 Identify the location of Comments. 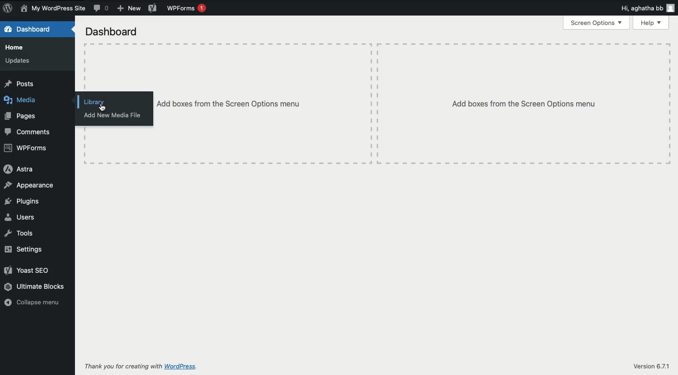
(31, 131).